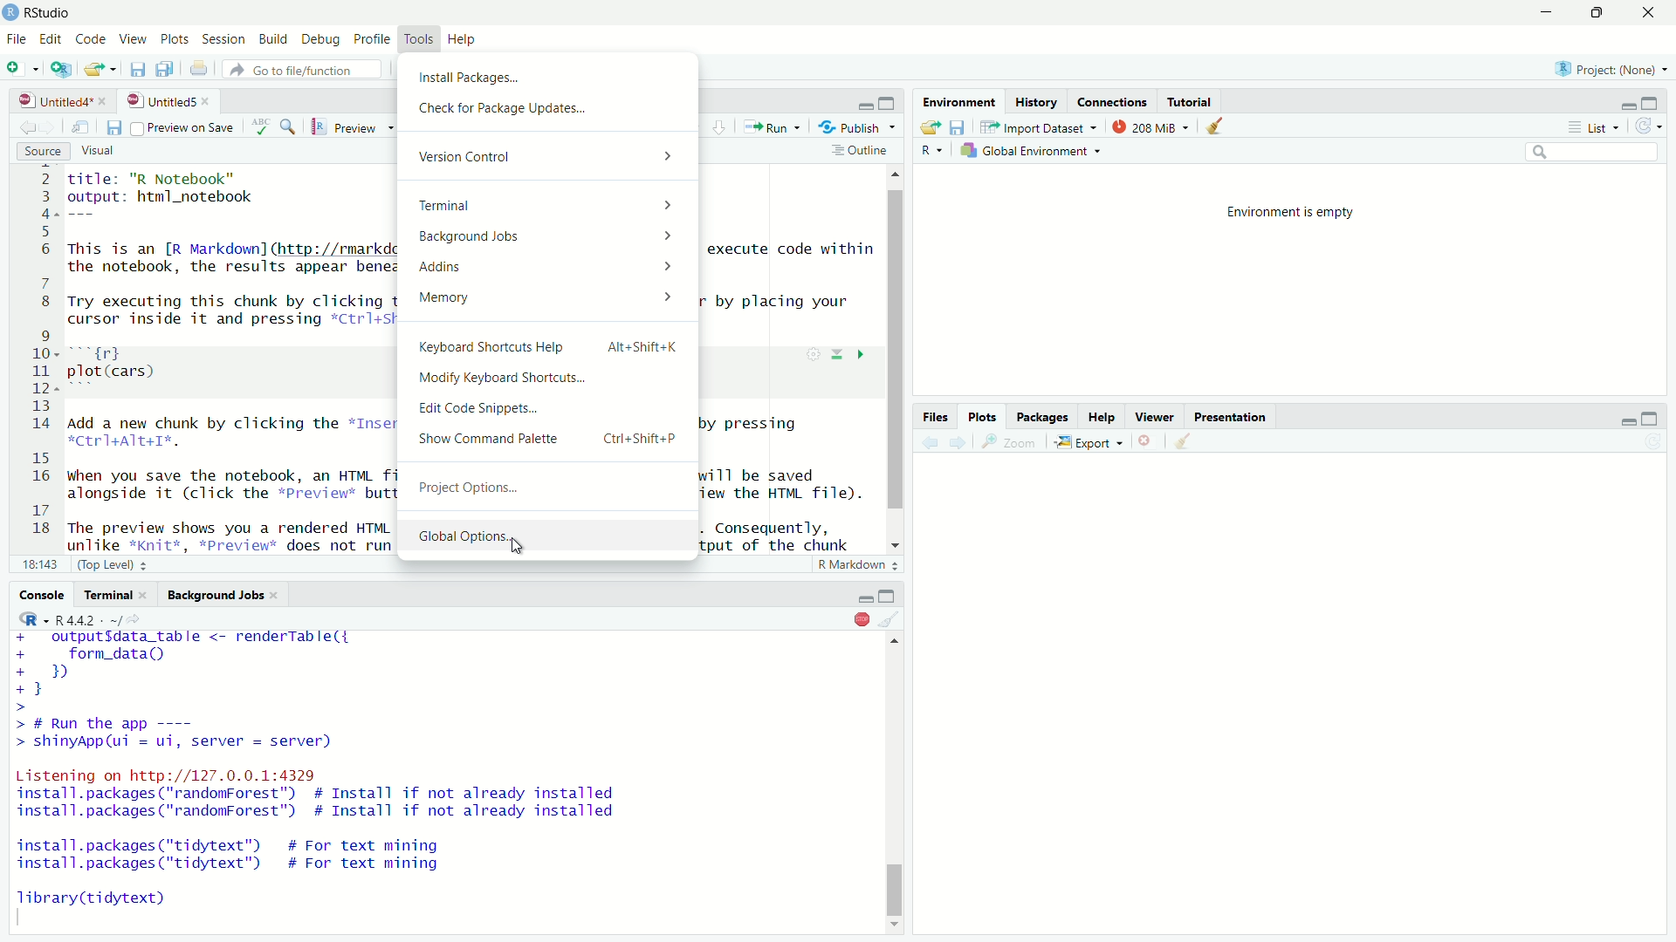 This screenshot has width=1676, height=942. What do you see at coordinates (108, 152) in the screenshot?
I see `Visual` at bounding box center [108, 152].